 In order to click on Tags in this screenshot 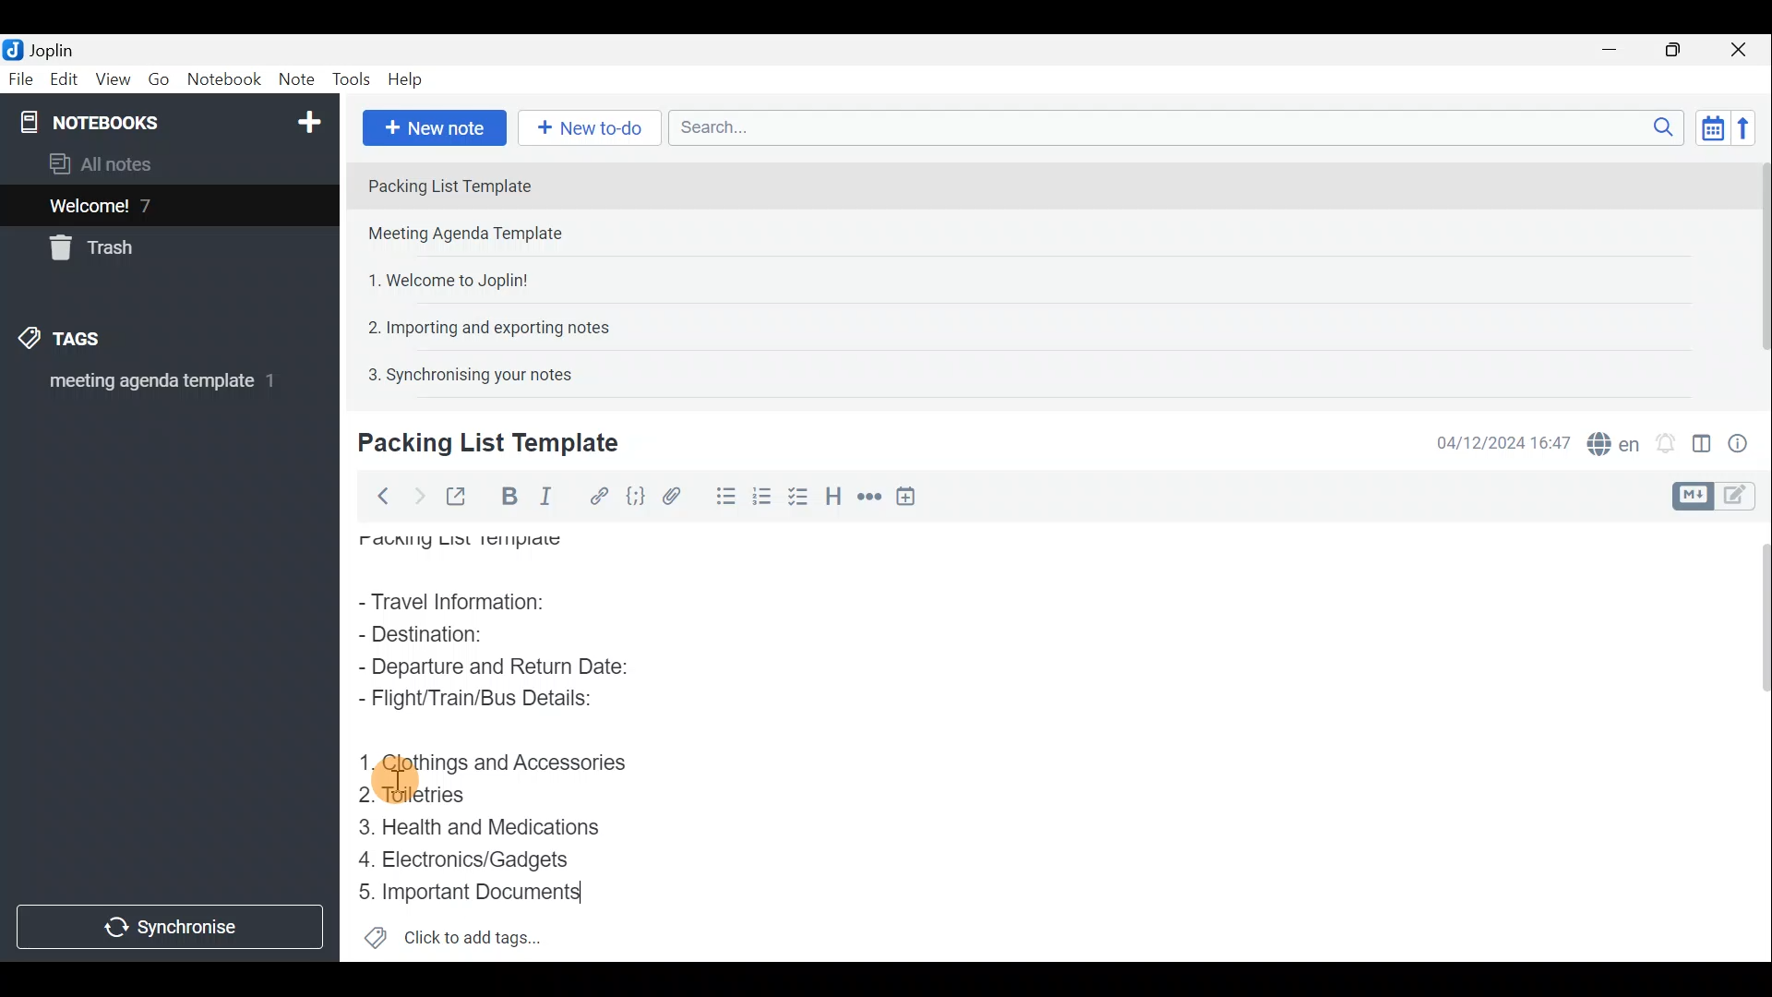, I will do `click(90, 342)`.